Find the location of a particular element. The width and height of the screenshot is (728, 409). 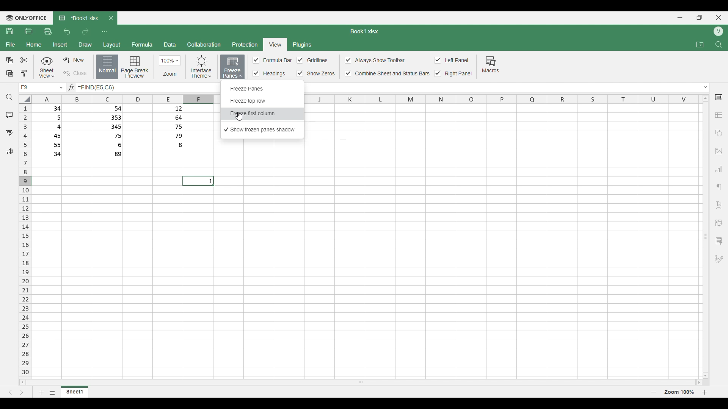

List of sheets is located at coordinates (53, 392).